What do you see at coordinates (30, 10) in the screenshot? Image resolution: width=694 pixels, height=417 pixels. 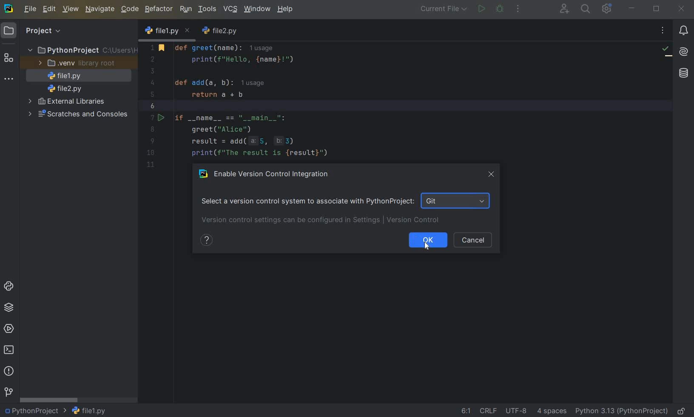 I see `file` at bounding box center [30, 10].